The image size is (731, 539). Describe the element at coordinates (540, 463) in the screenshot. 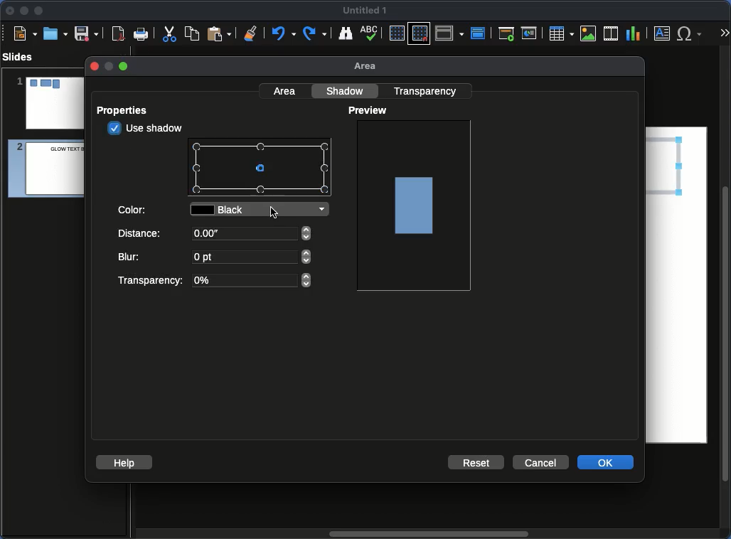

I see `Cancel` at that location.